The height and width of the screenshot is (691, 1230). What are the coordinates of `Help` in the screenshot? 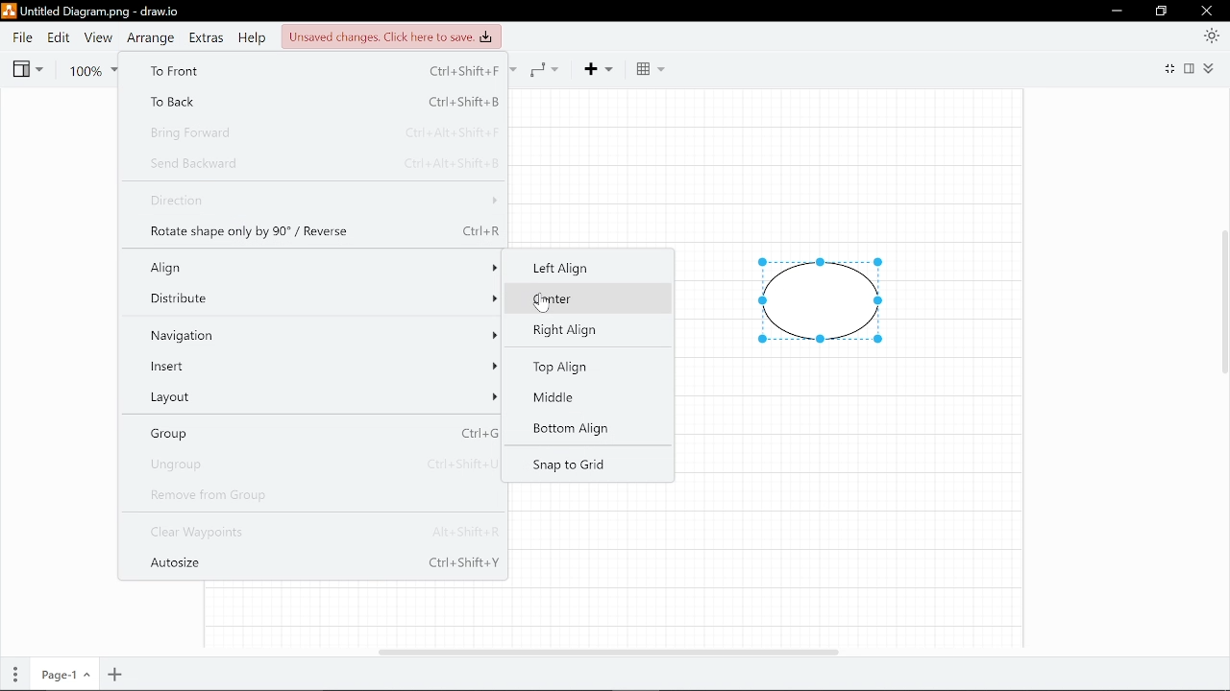 It's located at (251, 37).